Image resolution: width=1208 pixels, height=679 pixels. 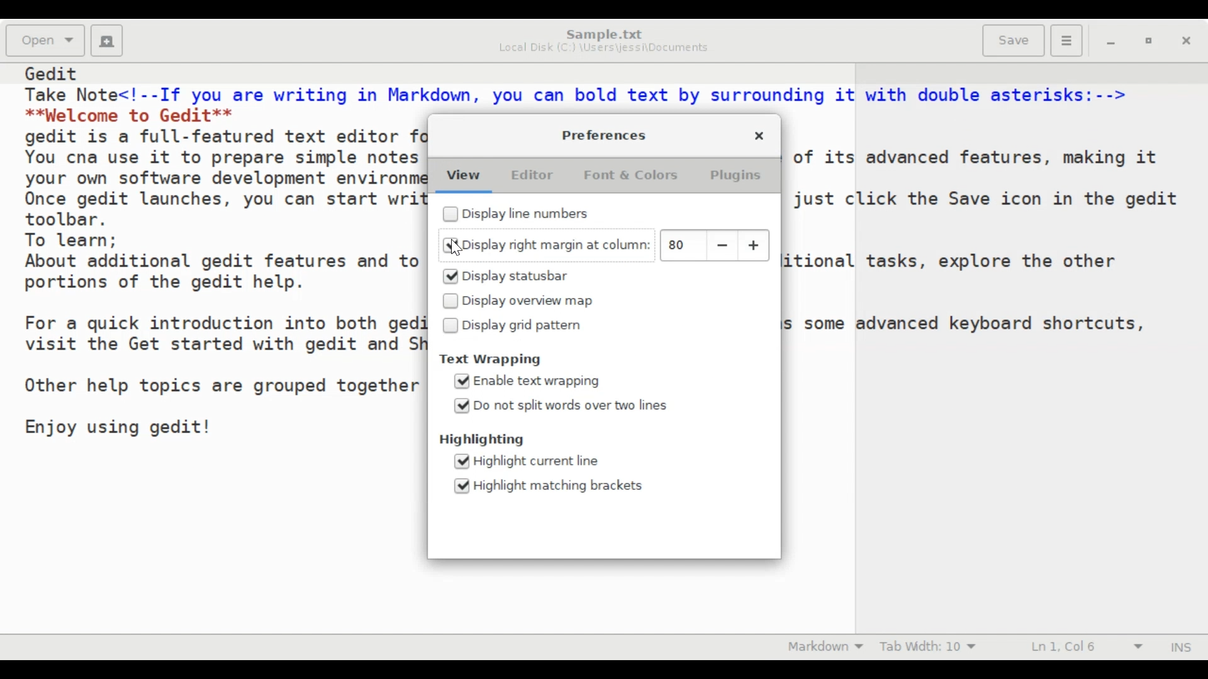 What do you see at coordinates (722, 245) in the screenshot?
I see `decrease` at bounding box center [722, 245].